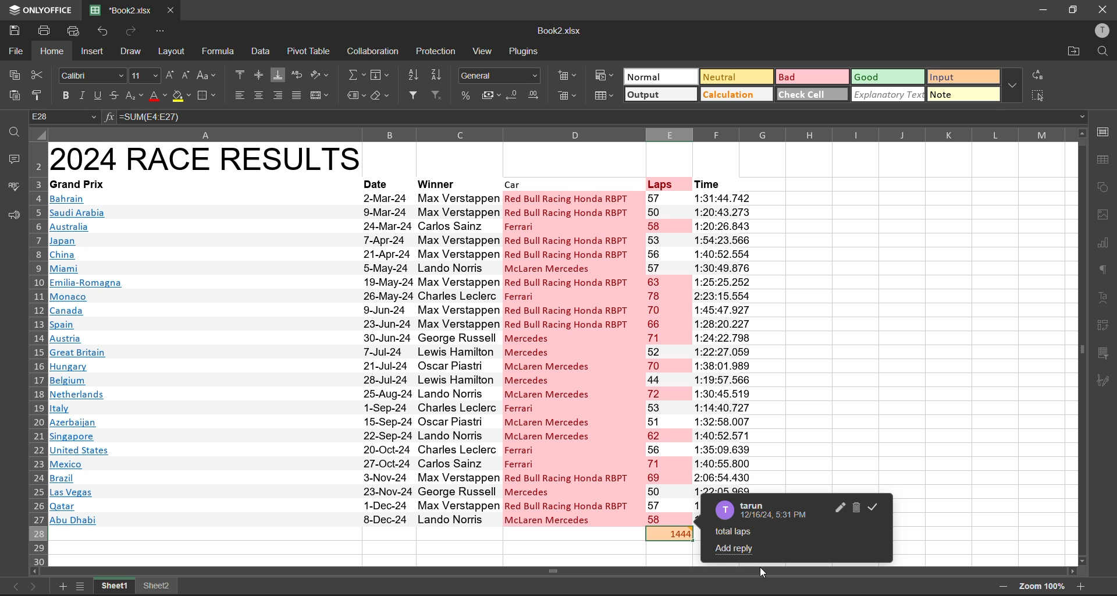  I want to click on zoom in, so click(1080, 587).